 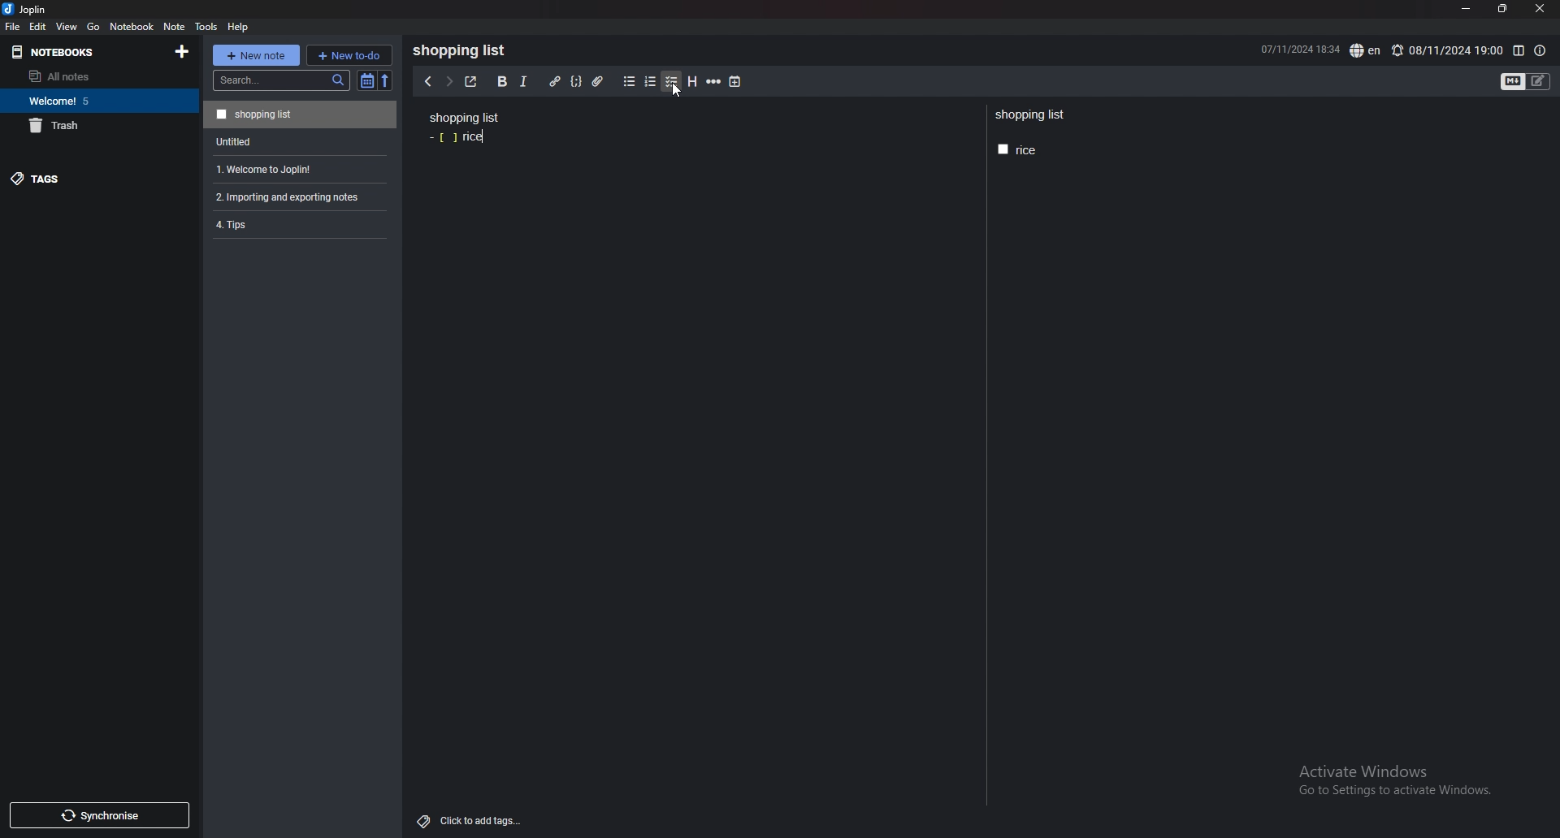 I want to click on code, so click(x=576, y=82).